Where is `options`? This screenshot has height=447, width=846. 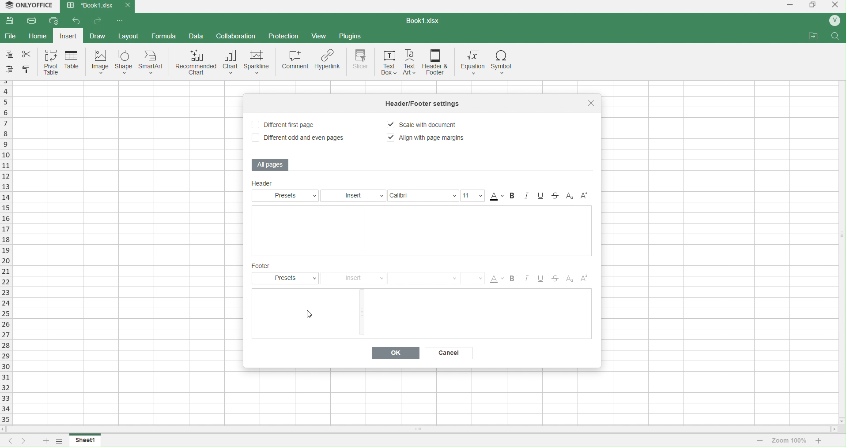 options is located at coordinates (59, 441).